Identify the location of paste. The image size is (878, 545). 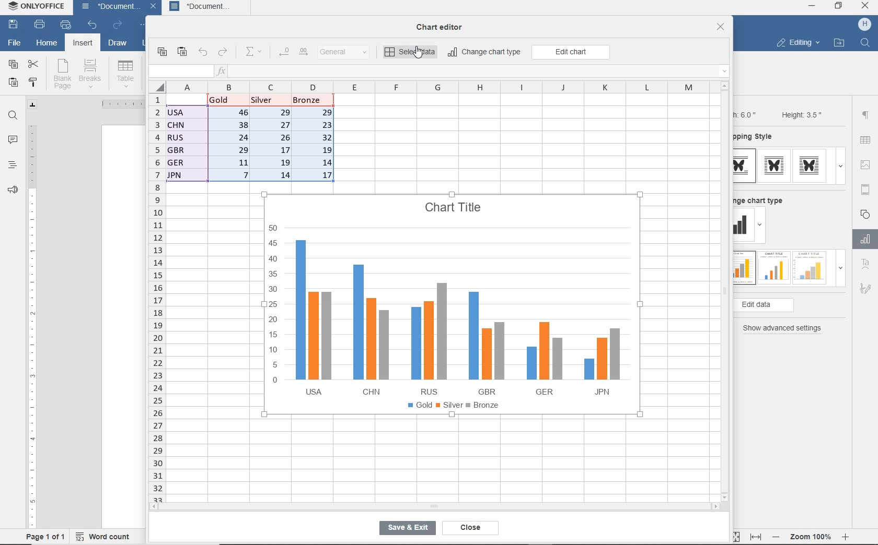
(183, 52).